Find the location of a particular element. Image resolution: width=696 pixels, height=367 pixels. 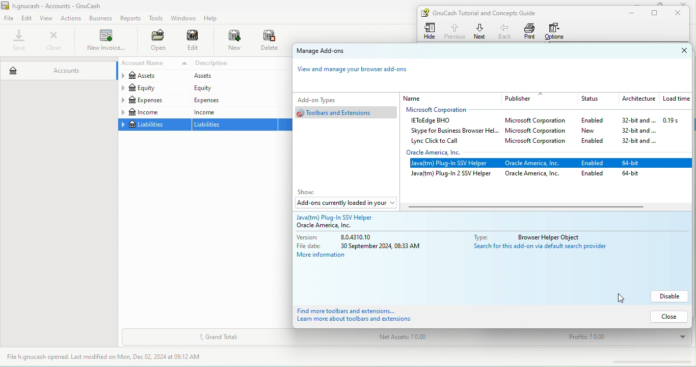

edit is located at coordinates (28, 18).